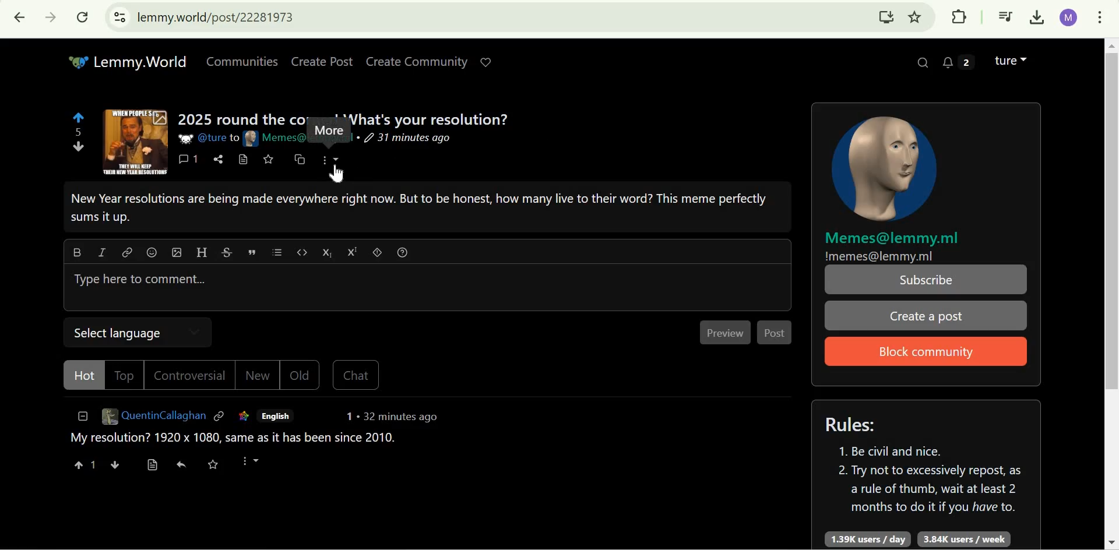 The image size is (1119, 550). I want to click on Bold, so click(78, 252).